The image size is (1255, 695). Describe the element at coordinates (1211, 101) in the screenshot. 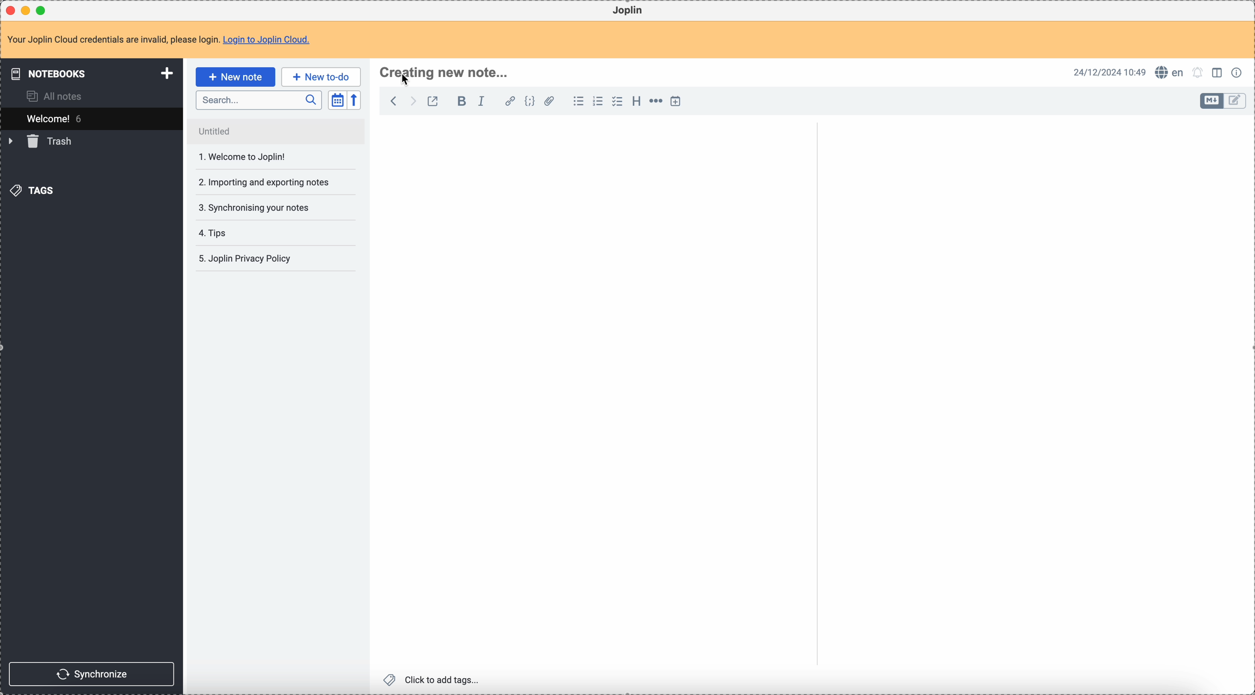

I see `toggle edit layout` at that location.